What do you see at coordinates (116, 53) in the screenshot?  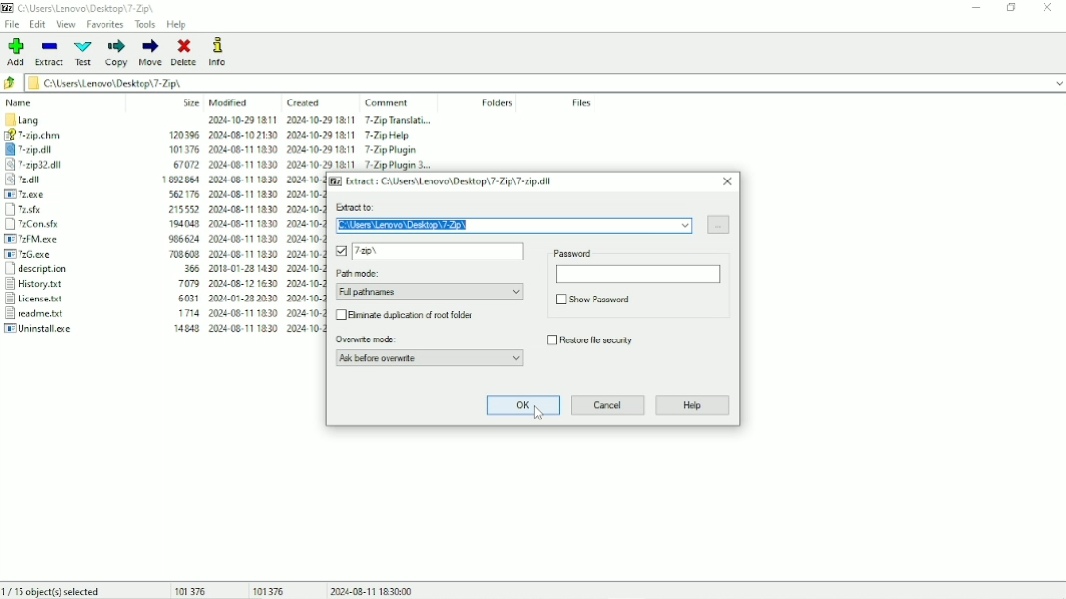 I see `Copy` at bounding box center [116, 53].